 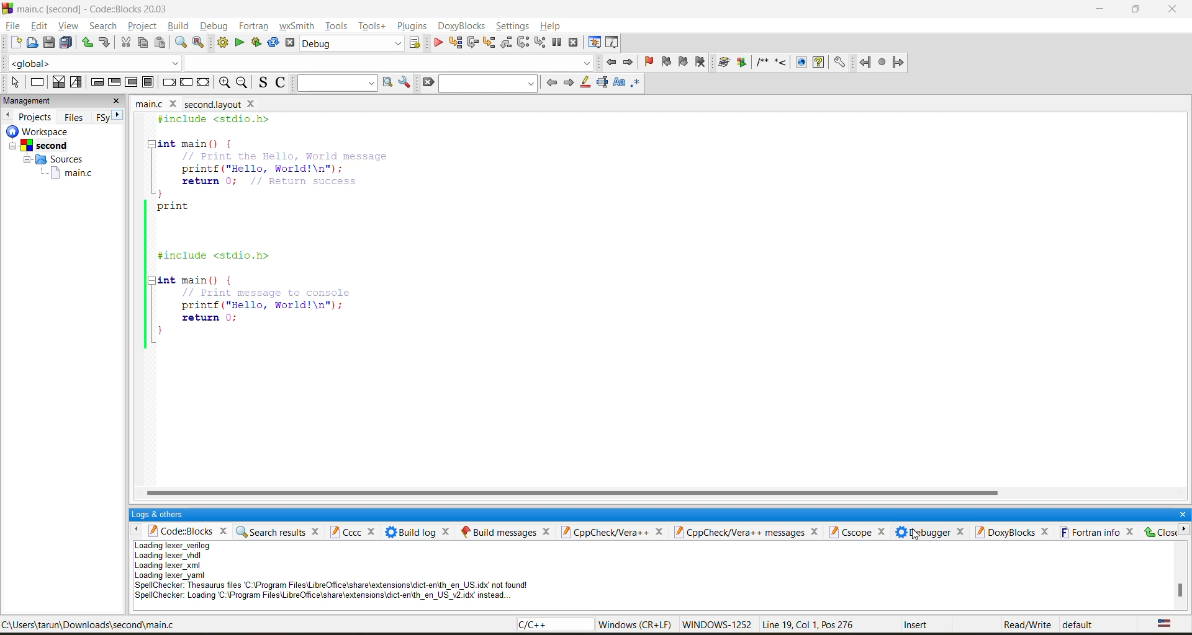 I want to click on doxyblocks, so click(x=784, y=63).